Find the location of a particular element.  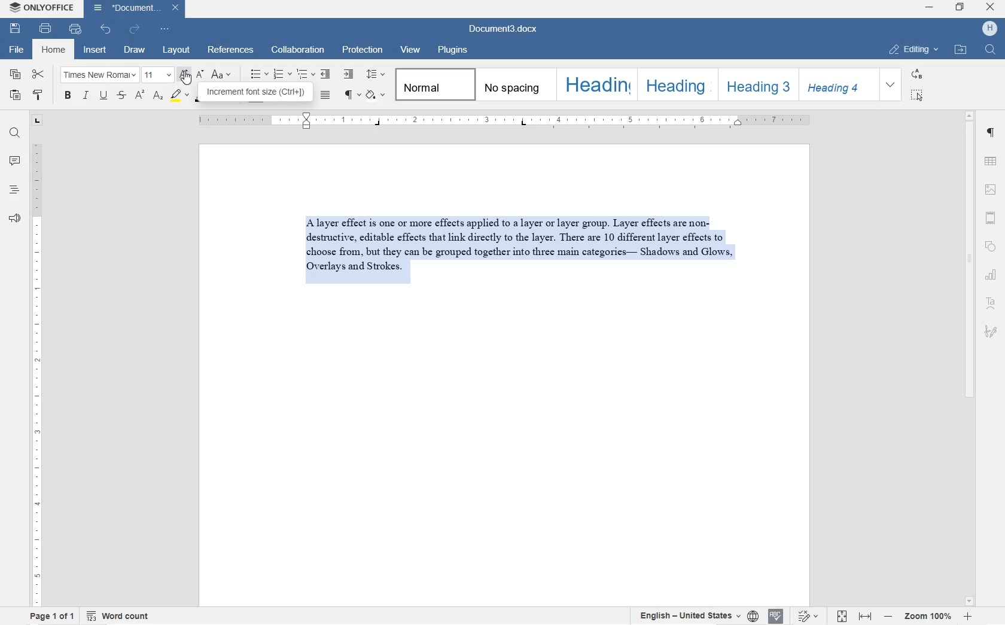

insert is located at coordinates (96, 49).